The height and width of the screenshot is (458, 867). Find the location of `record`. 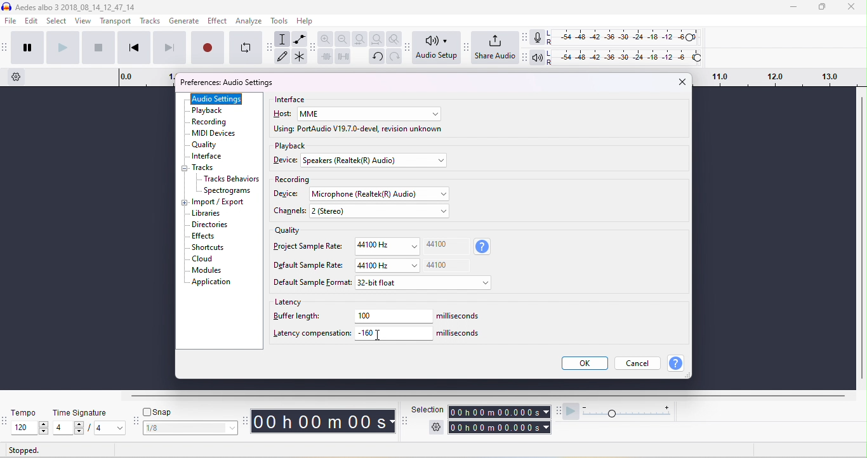

record is located at coordinates (207, 46).